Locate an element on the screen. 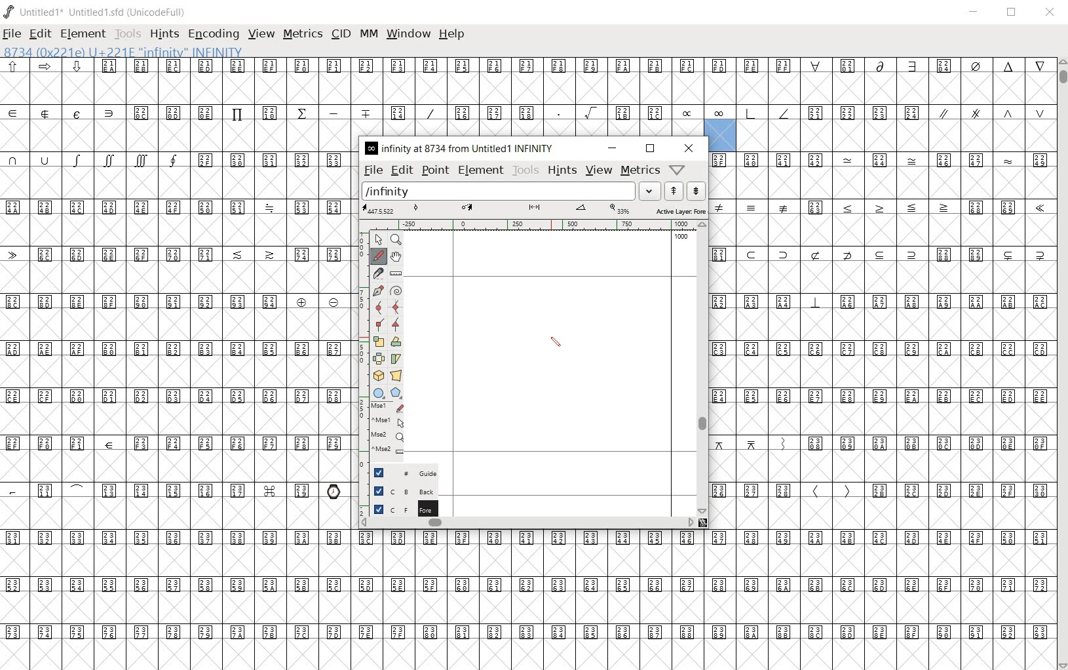 This screenshot has height=670, width=1068. selected glyph slot is located at coordinates (721, 135).